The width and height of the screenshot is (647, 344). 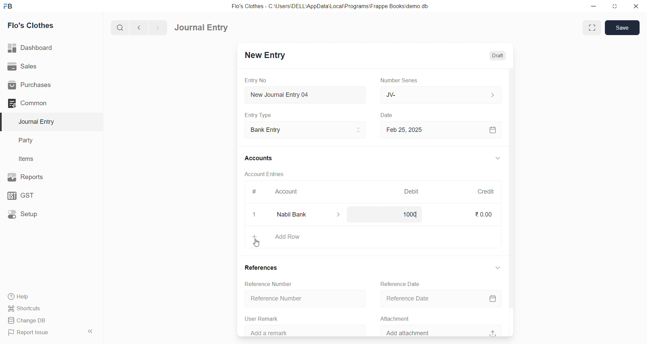 I want to click on close, so click(x=251, y=214).